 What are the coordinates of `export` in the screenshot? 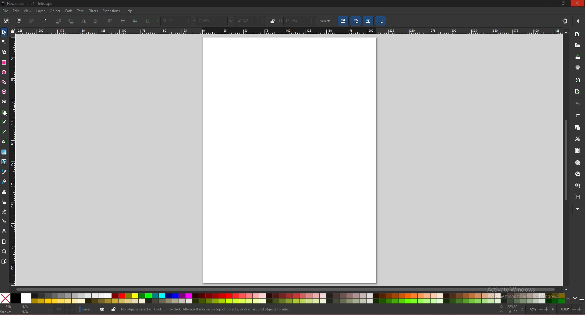 It's located at (577, 92).